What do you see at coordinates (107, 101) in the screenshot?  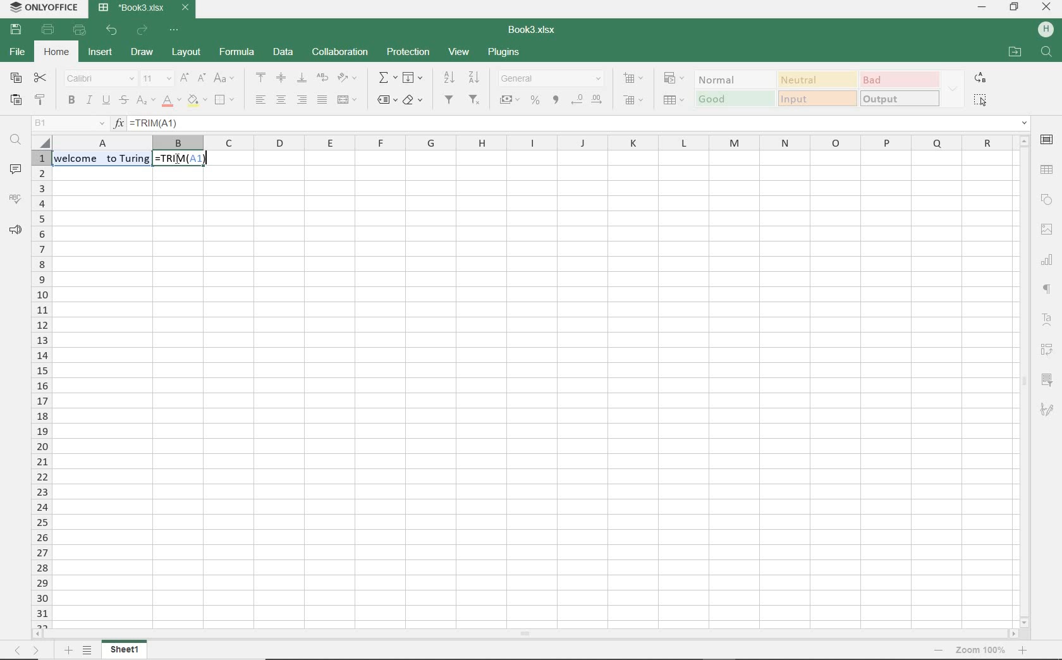 I see `underline` at bounding box center [107, 101].